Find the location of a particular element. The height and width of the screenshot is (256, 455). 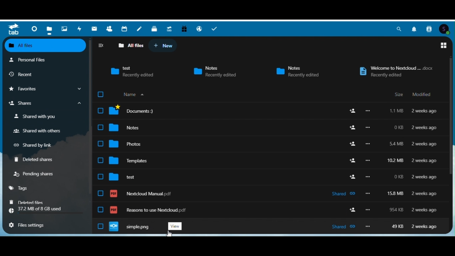

All files is located at coordinates (130, 46).